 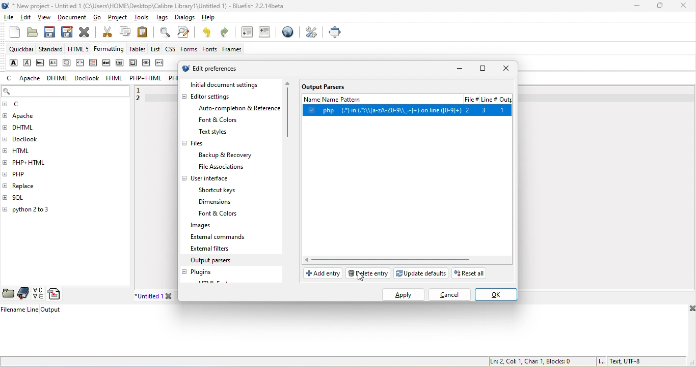 I want to click on name pattern, so click(x=379, y=98).